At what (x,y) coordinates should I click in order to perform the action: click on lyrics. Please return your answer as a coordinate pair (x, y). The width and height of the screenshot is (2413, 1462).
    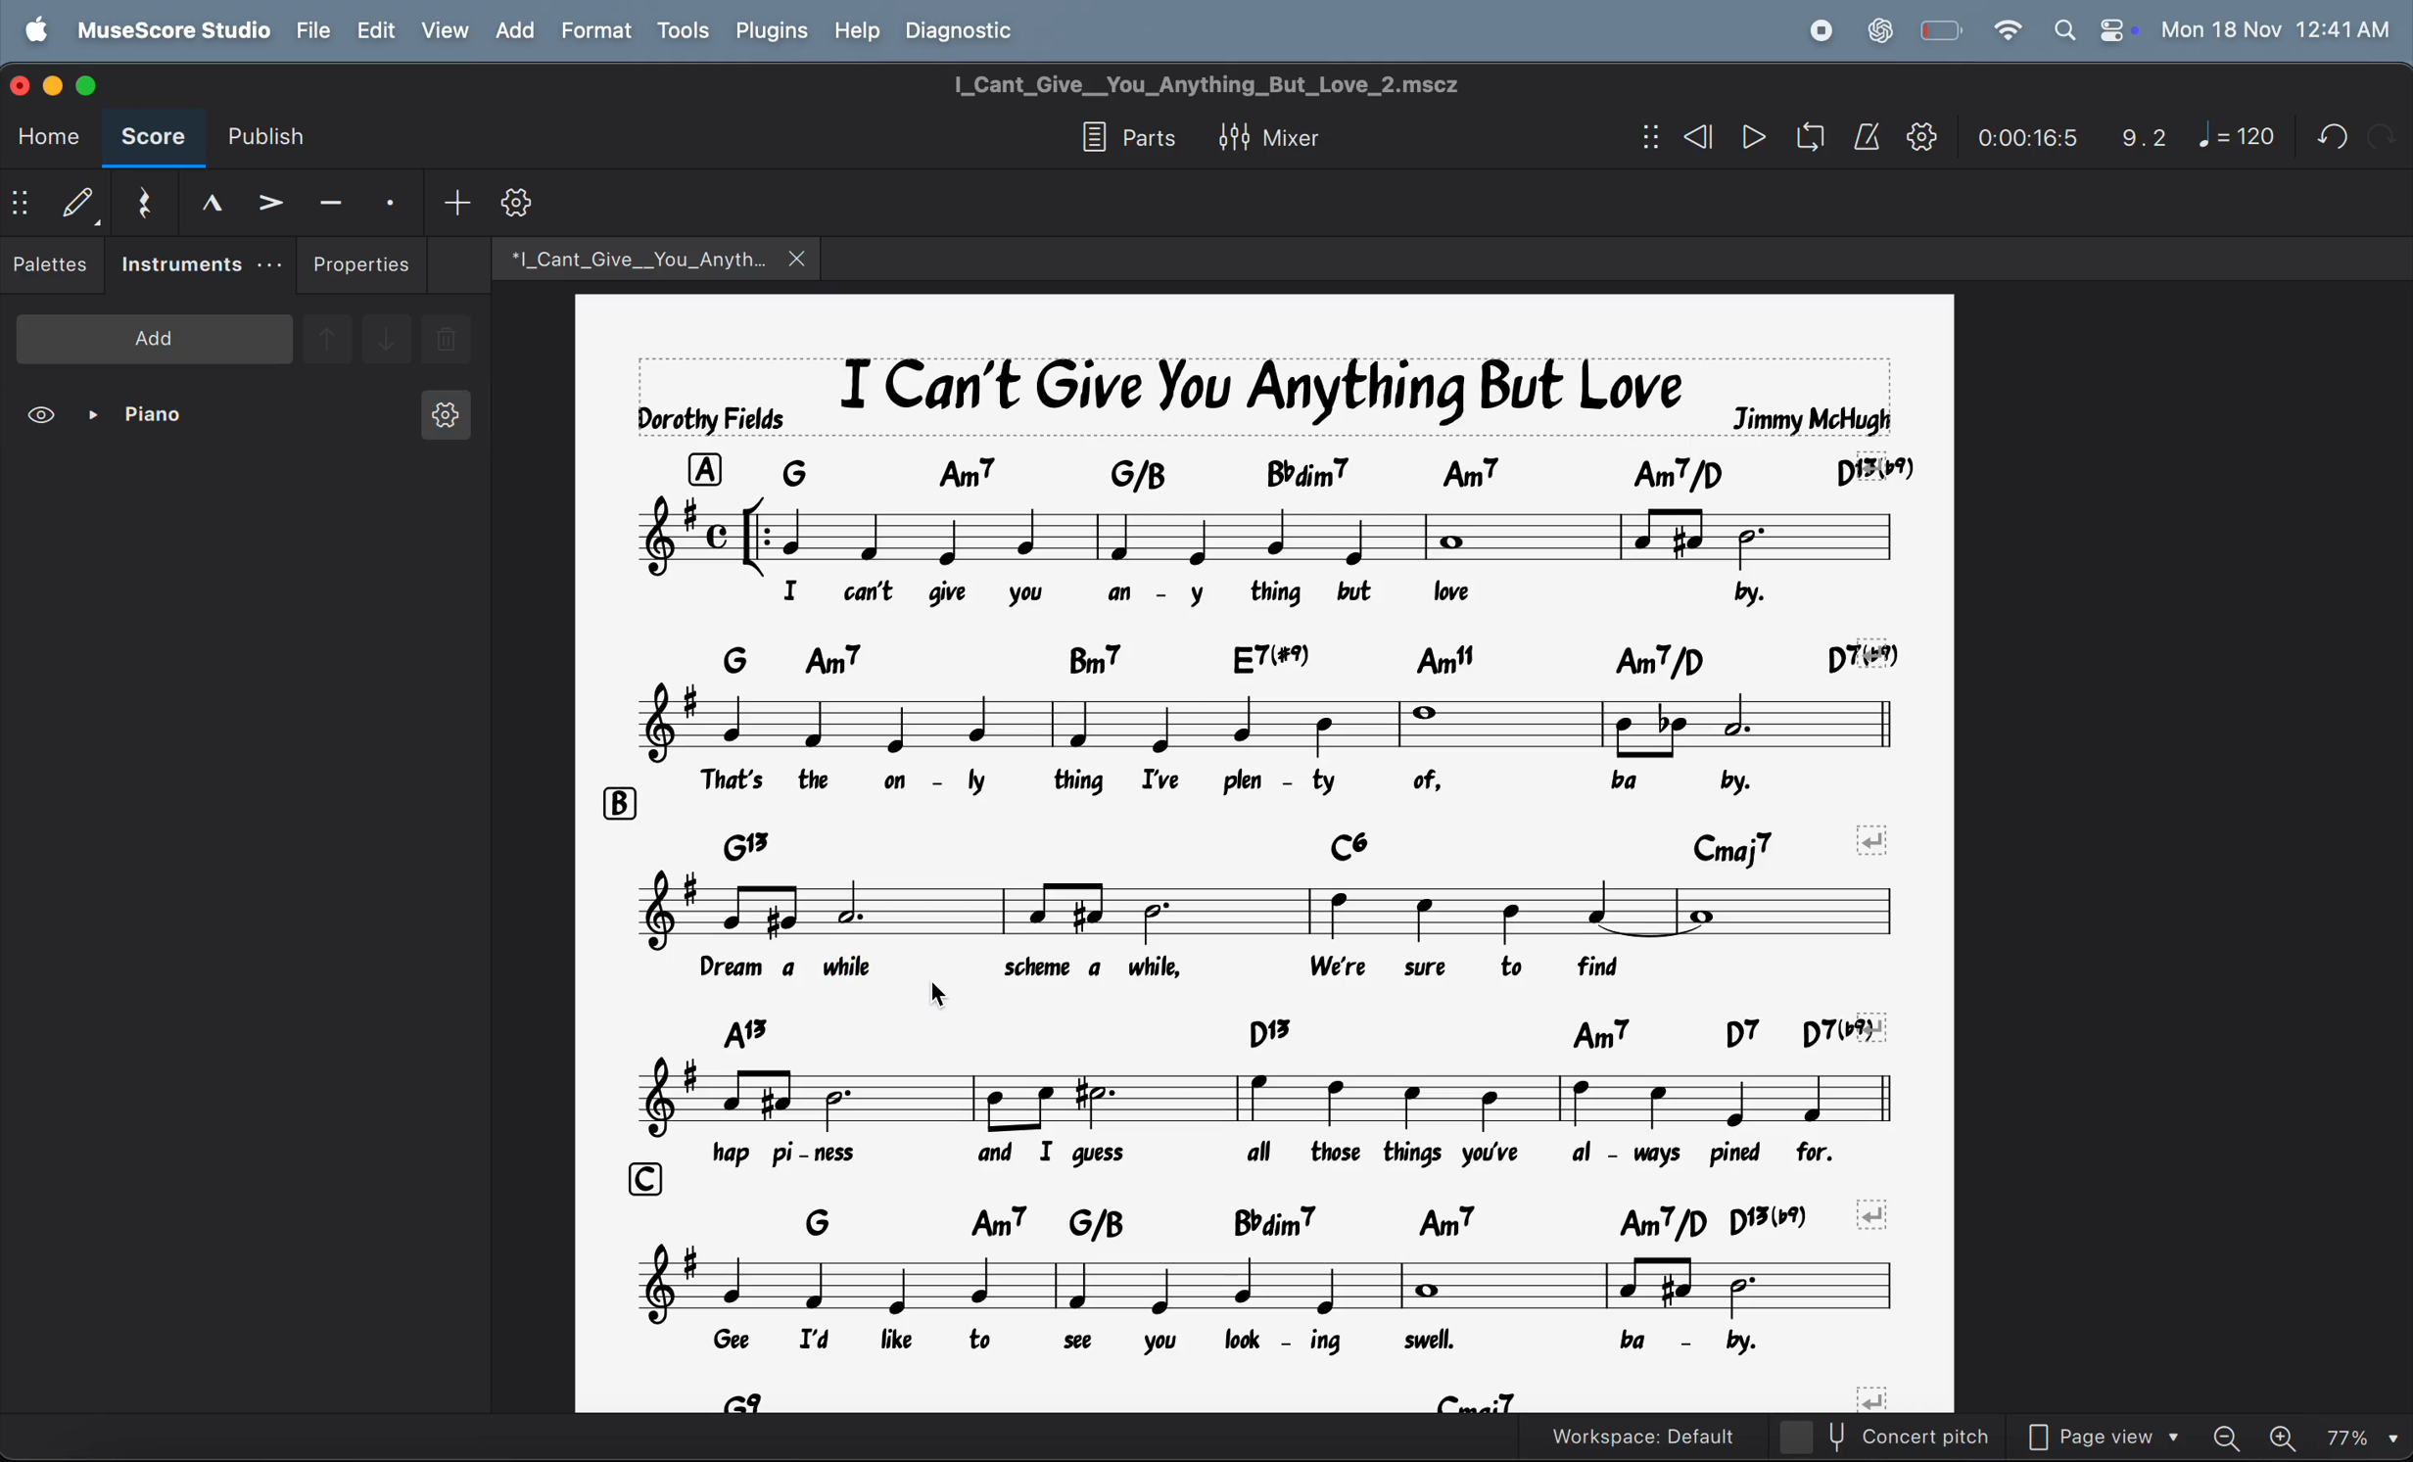
    Looking at the image, I should click on (1320, 1160).